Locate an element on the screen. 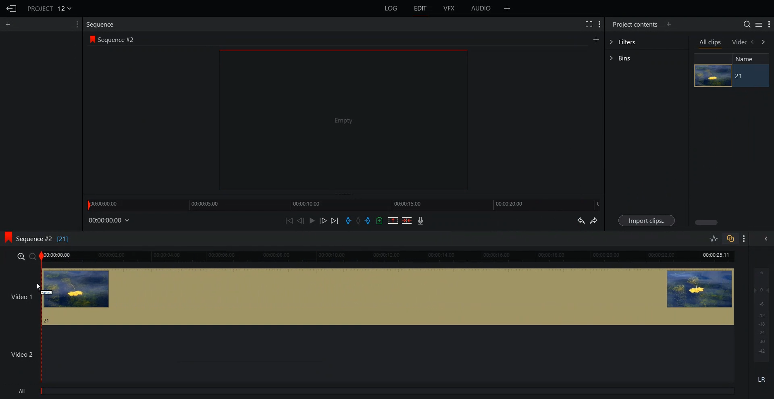 This screenshot has width=774, height=399. Filters is located at coordinates (646, 41).